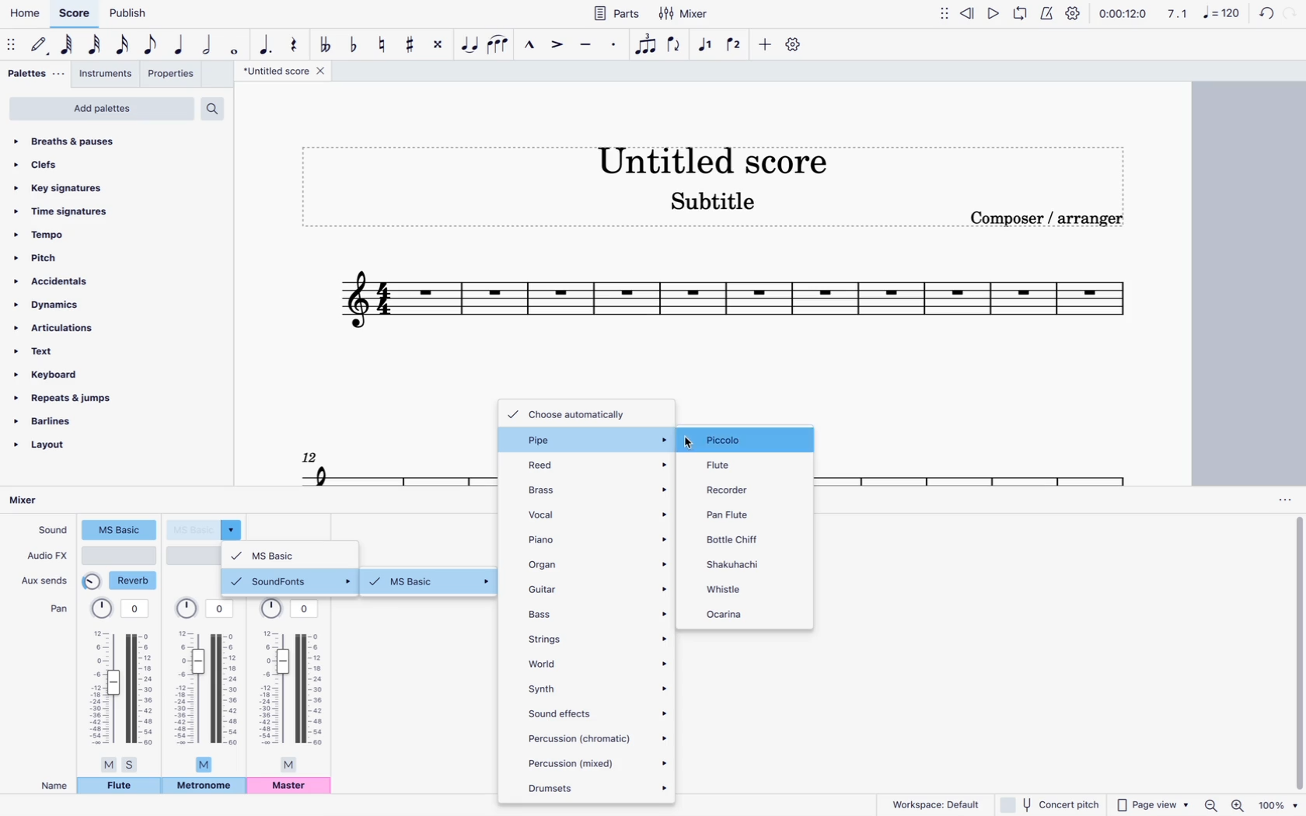 This screenshot has width=1306, height=816. What do you see at coordinates (740, 538) in the screenshot?
I see `bottle chiff` at bounding box center [740, 538].